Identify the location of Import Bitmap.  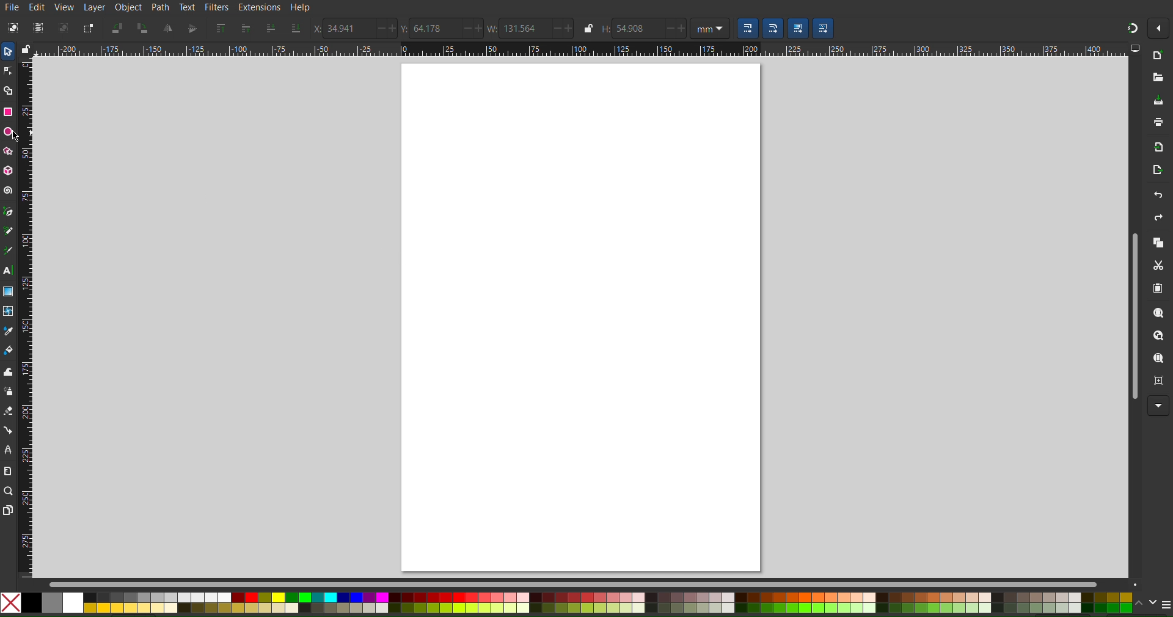
(1158, 147).